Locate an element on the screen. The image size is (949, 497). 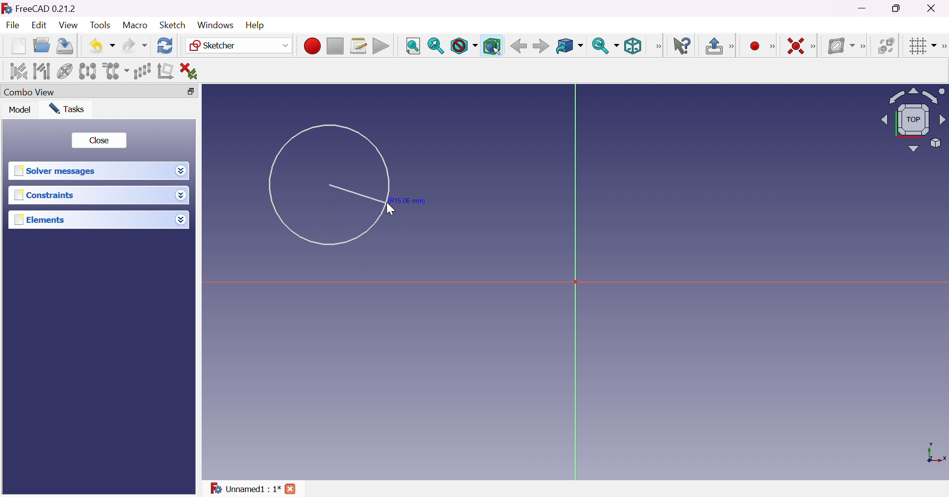
Fit all is located at coordinates (413, 46).